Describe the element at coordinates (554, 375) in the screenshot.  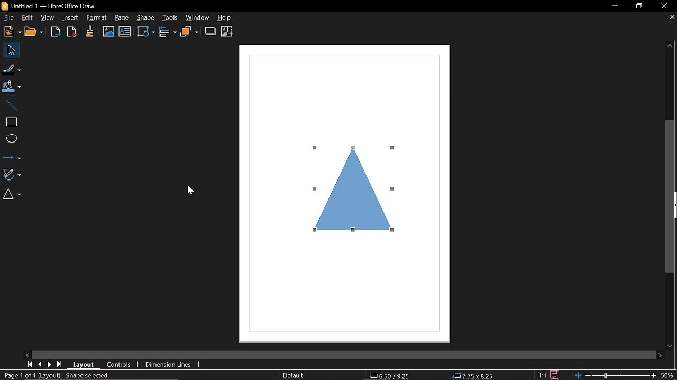
I see `Save` at that location.